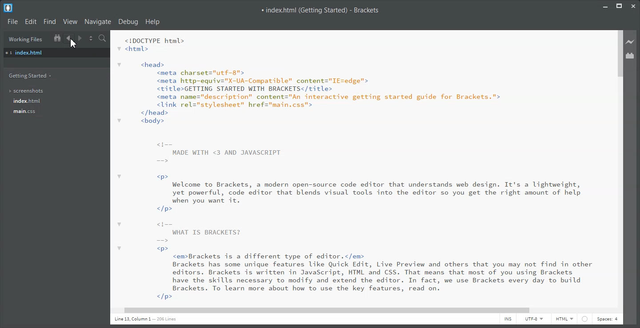 The image size is (640, 328). Describe the element at coordinates (72, 44) in the screenshot. I see `cursor` at that location.